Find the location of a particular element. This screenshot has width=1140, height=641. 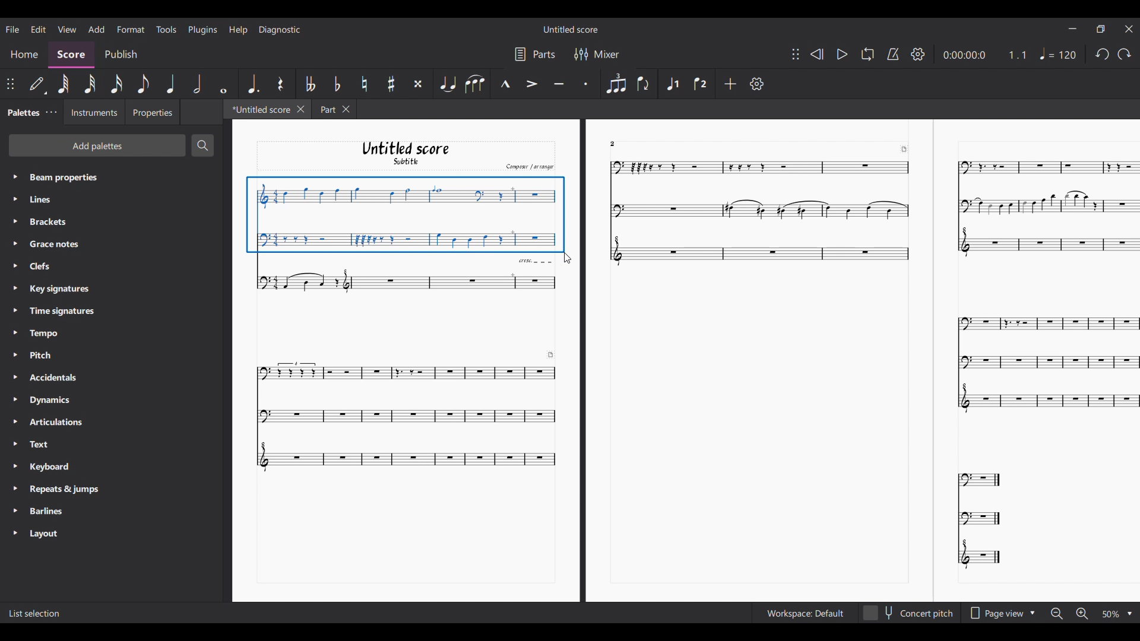

Properties is located at coordinates (152, 112).